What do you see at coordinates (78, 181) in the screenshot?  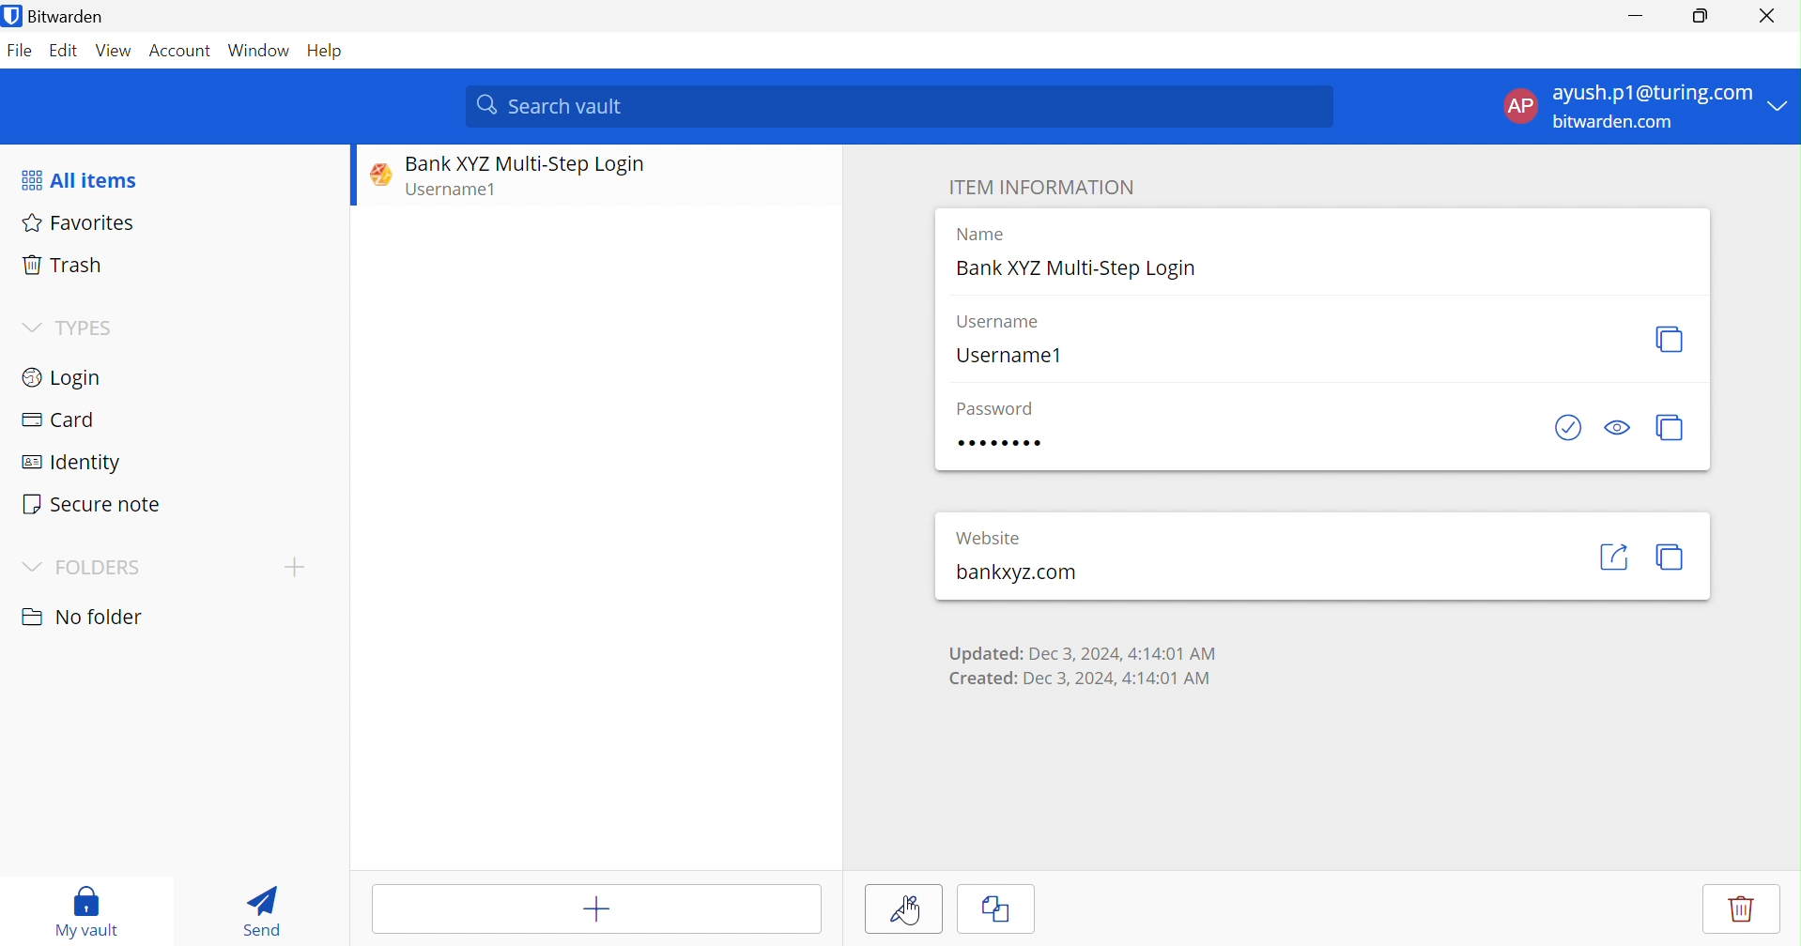 I see `All items` at bounding box center [78, 181].